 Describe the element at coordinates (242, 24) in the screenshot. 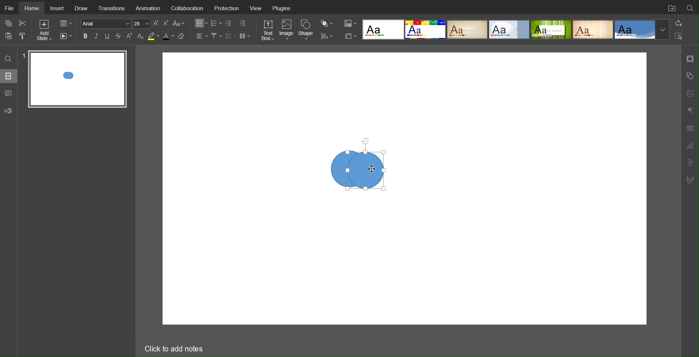

I see `Increase Indent` at that location.